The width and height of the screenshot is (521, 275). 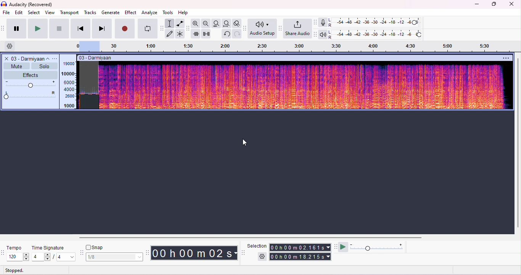 What do you see at coordinates (323, 22) in the screenshot?
I see `record meter ` at bounding box center [323, 22].